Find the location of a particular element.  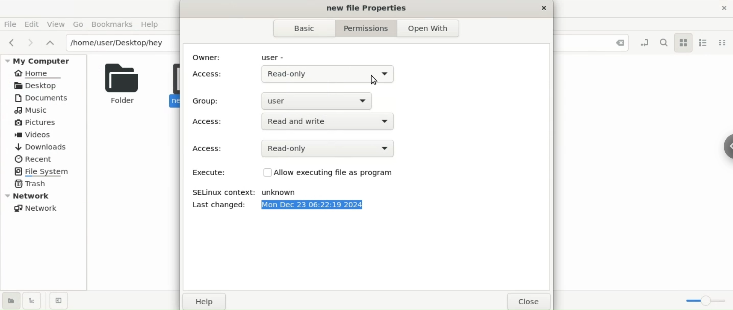

Pictures is located at coordinates (36, 123).